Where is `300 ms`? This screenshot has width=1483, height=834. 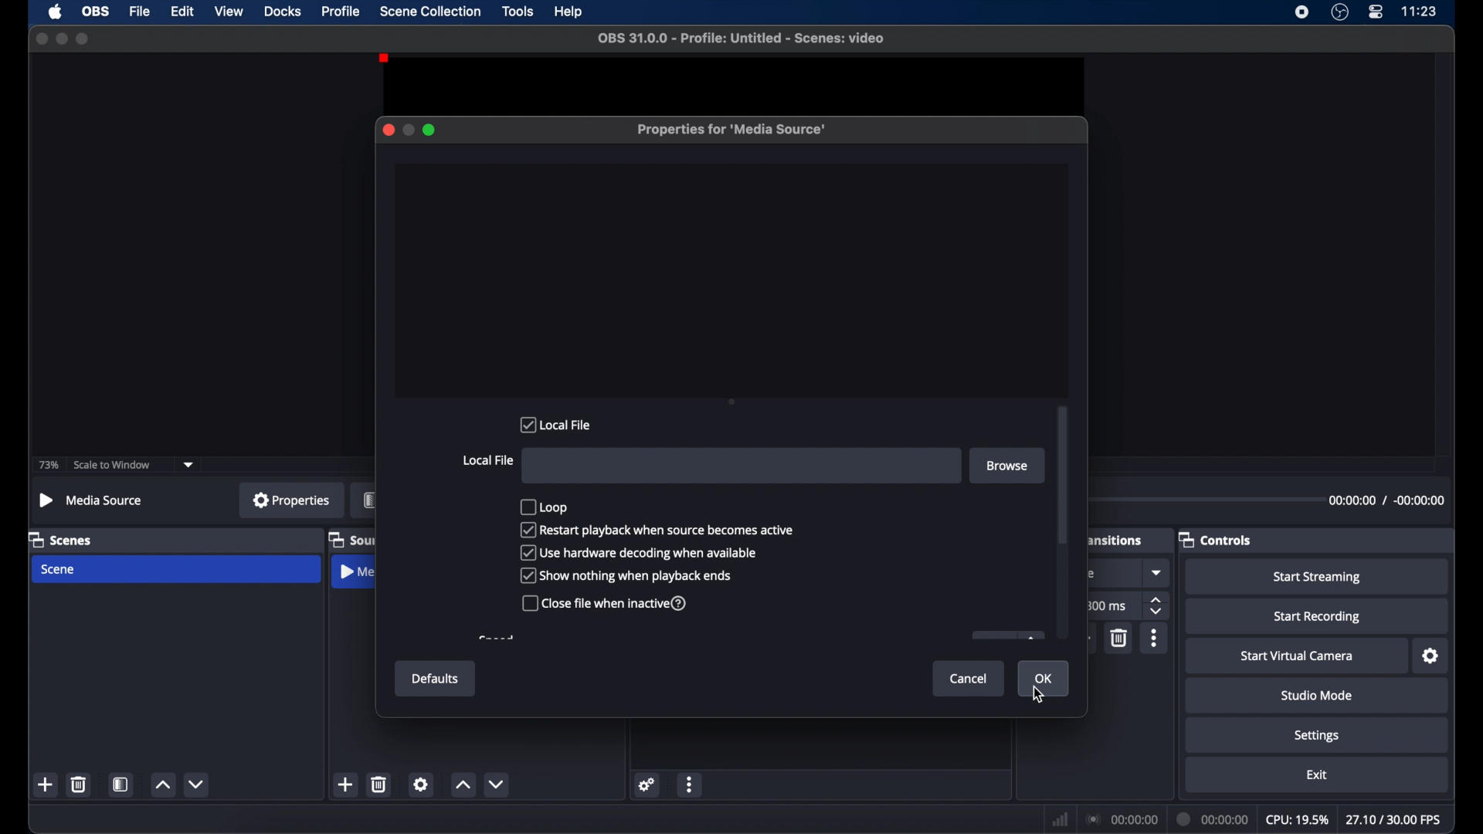 300 ms is located at coordinates (1106, 605).